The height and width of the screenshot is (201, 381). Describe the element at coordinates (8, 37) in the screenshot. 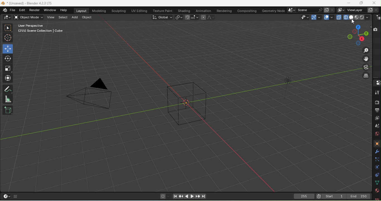

I see `Cursor` at that location.